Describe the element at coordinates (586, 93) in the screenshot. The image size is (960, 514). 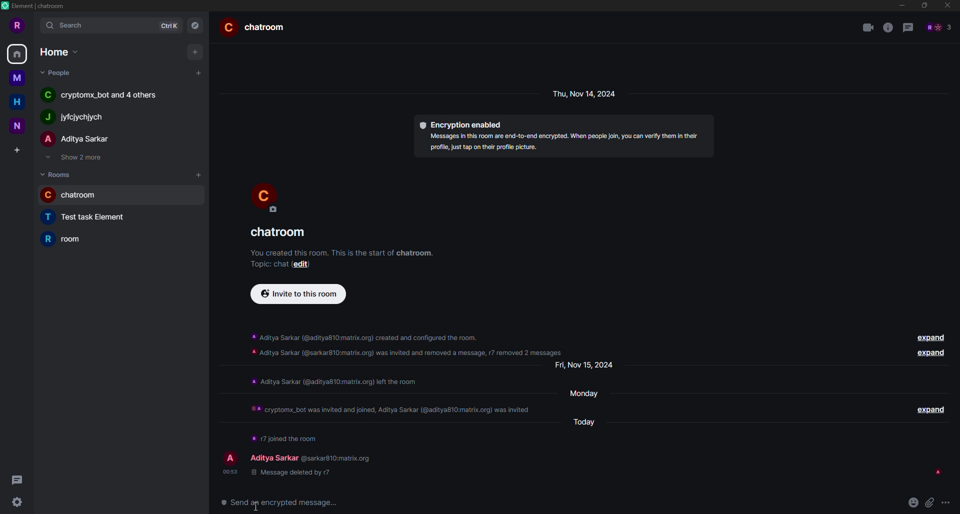
I see `day` at that location.